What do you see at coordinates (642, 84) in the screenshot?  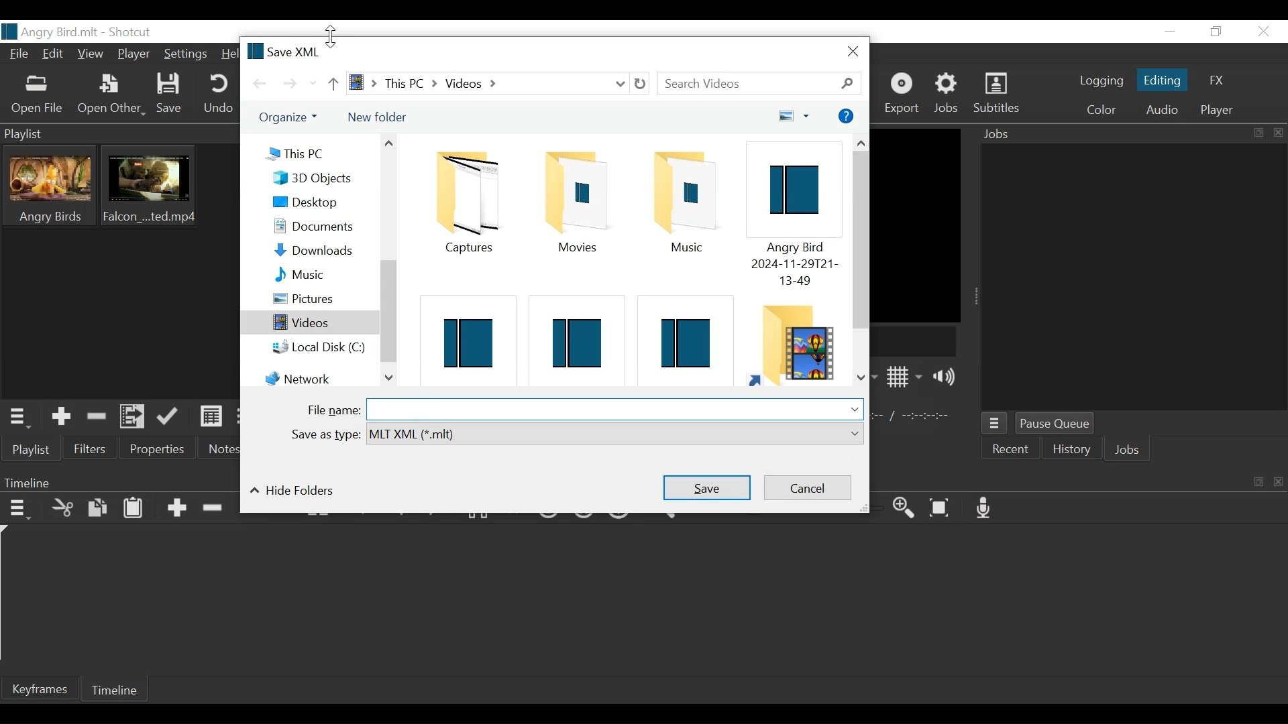 I see `Refresh` at bounding box center [642, 84].